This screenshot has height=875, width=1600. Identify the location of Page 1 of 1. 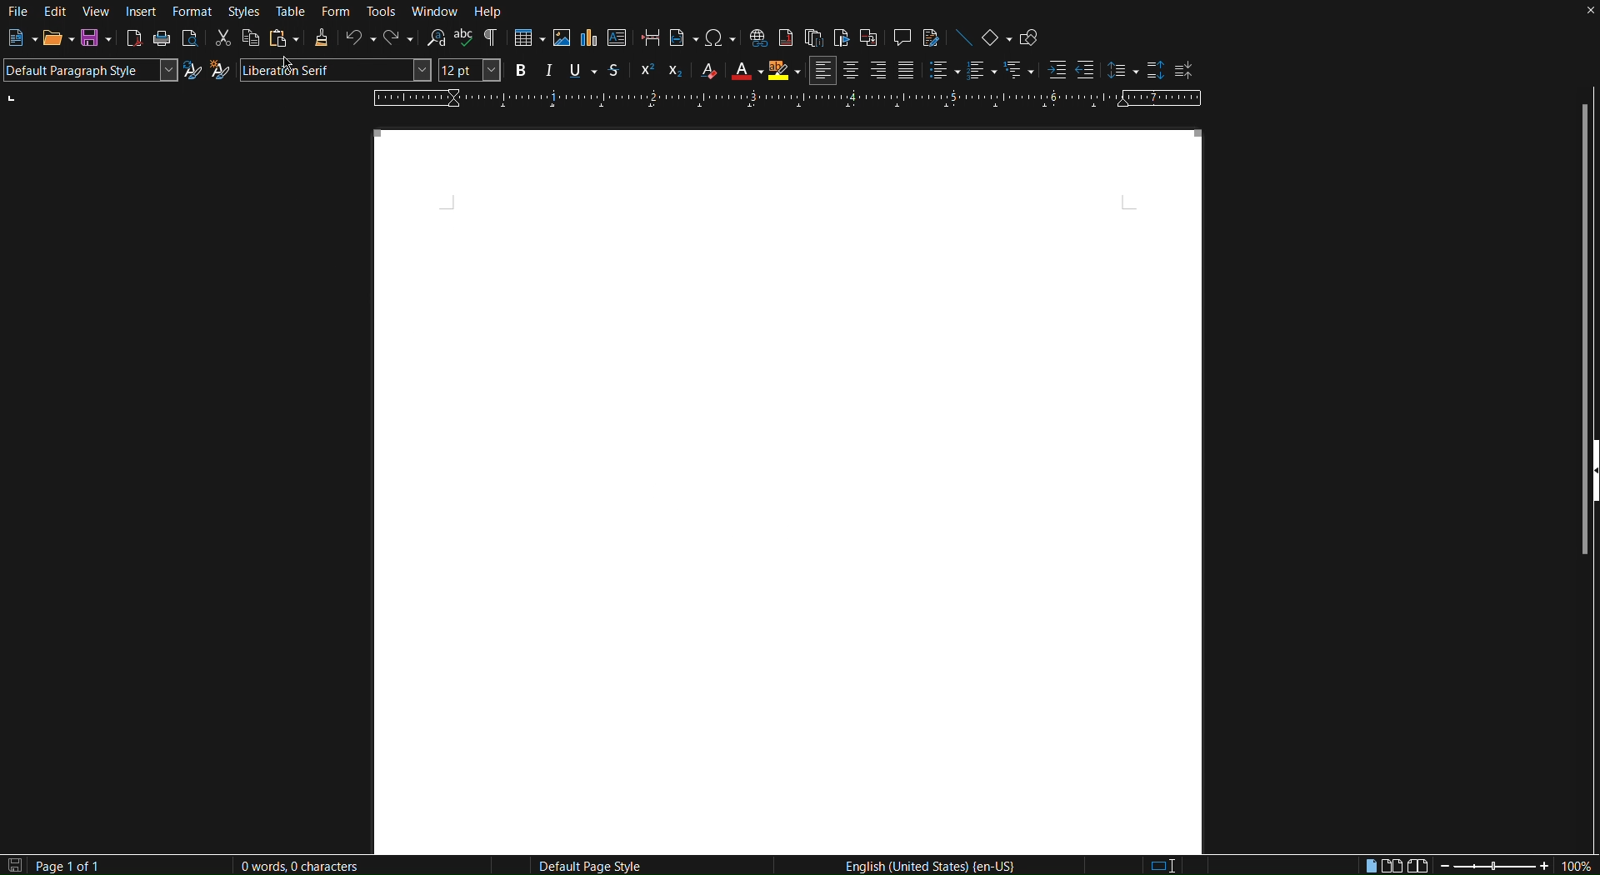
(86, 864).